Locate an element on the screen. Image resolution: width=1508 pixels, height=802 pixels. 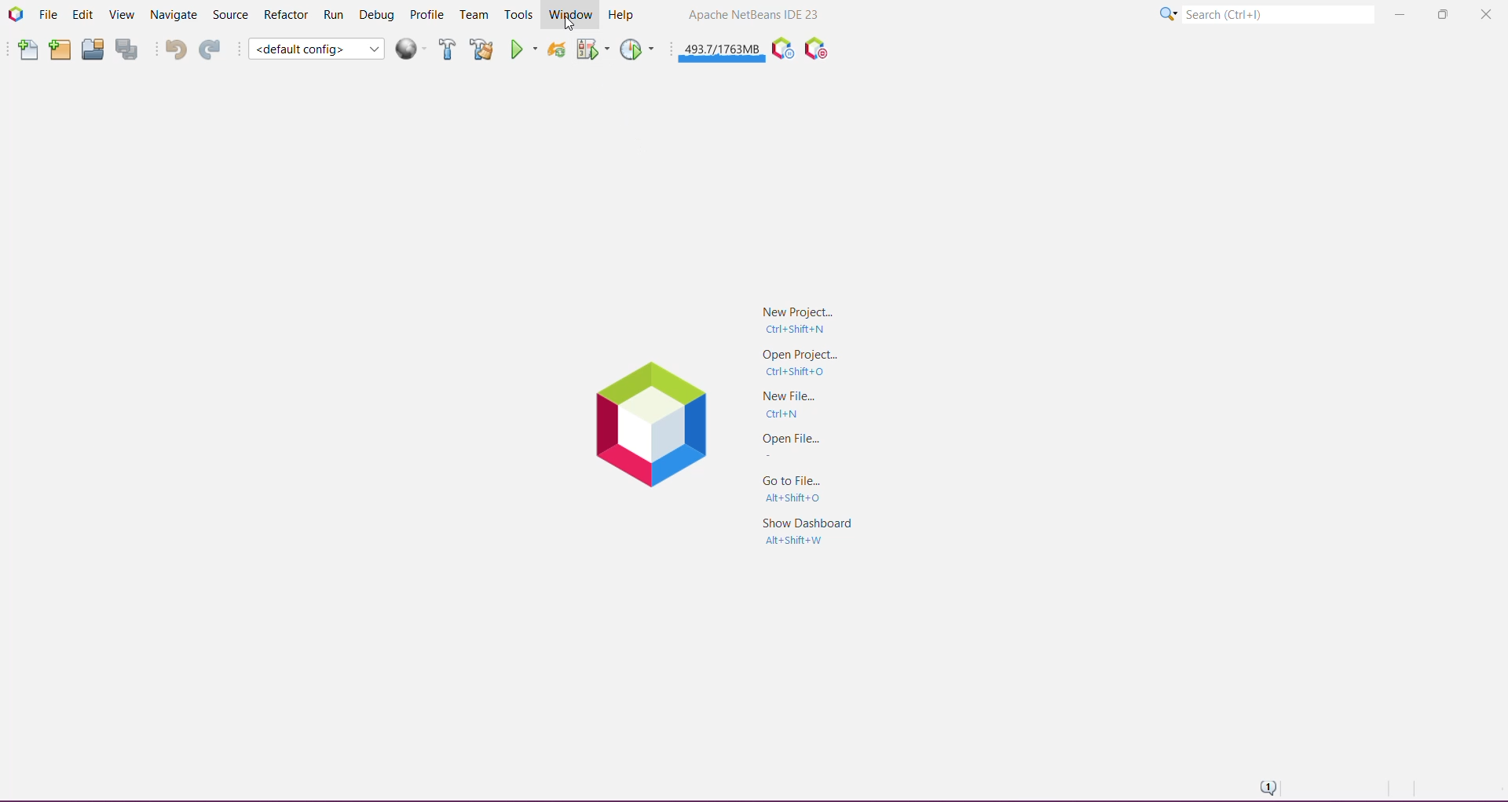
Edit is located at coordinates (82, 16).